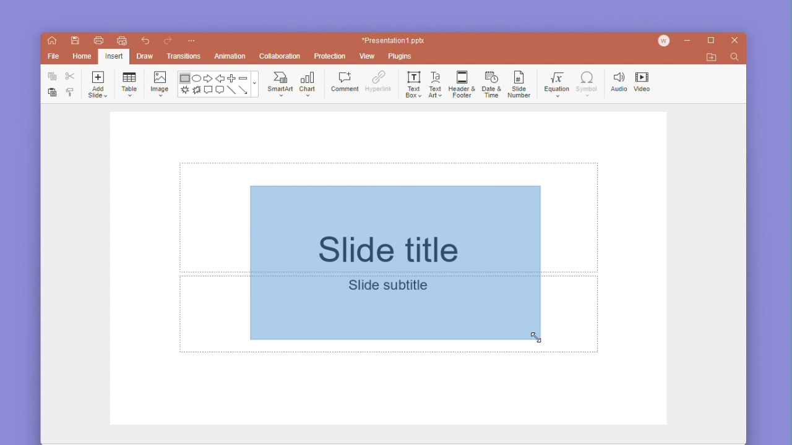 This screenshot has height=445, width=792. What do you see at coordinates (219, 77) in the screenshot?
I see `back arrow` at bounding box center [219, 77].